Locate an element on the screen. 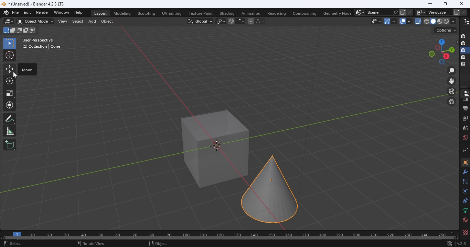 The height and width of the screenshot is (247, 470). Proportional editing falloff is located at coordinates (260, 22).